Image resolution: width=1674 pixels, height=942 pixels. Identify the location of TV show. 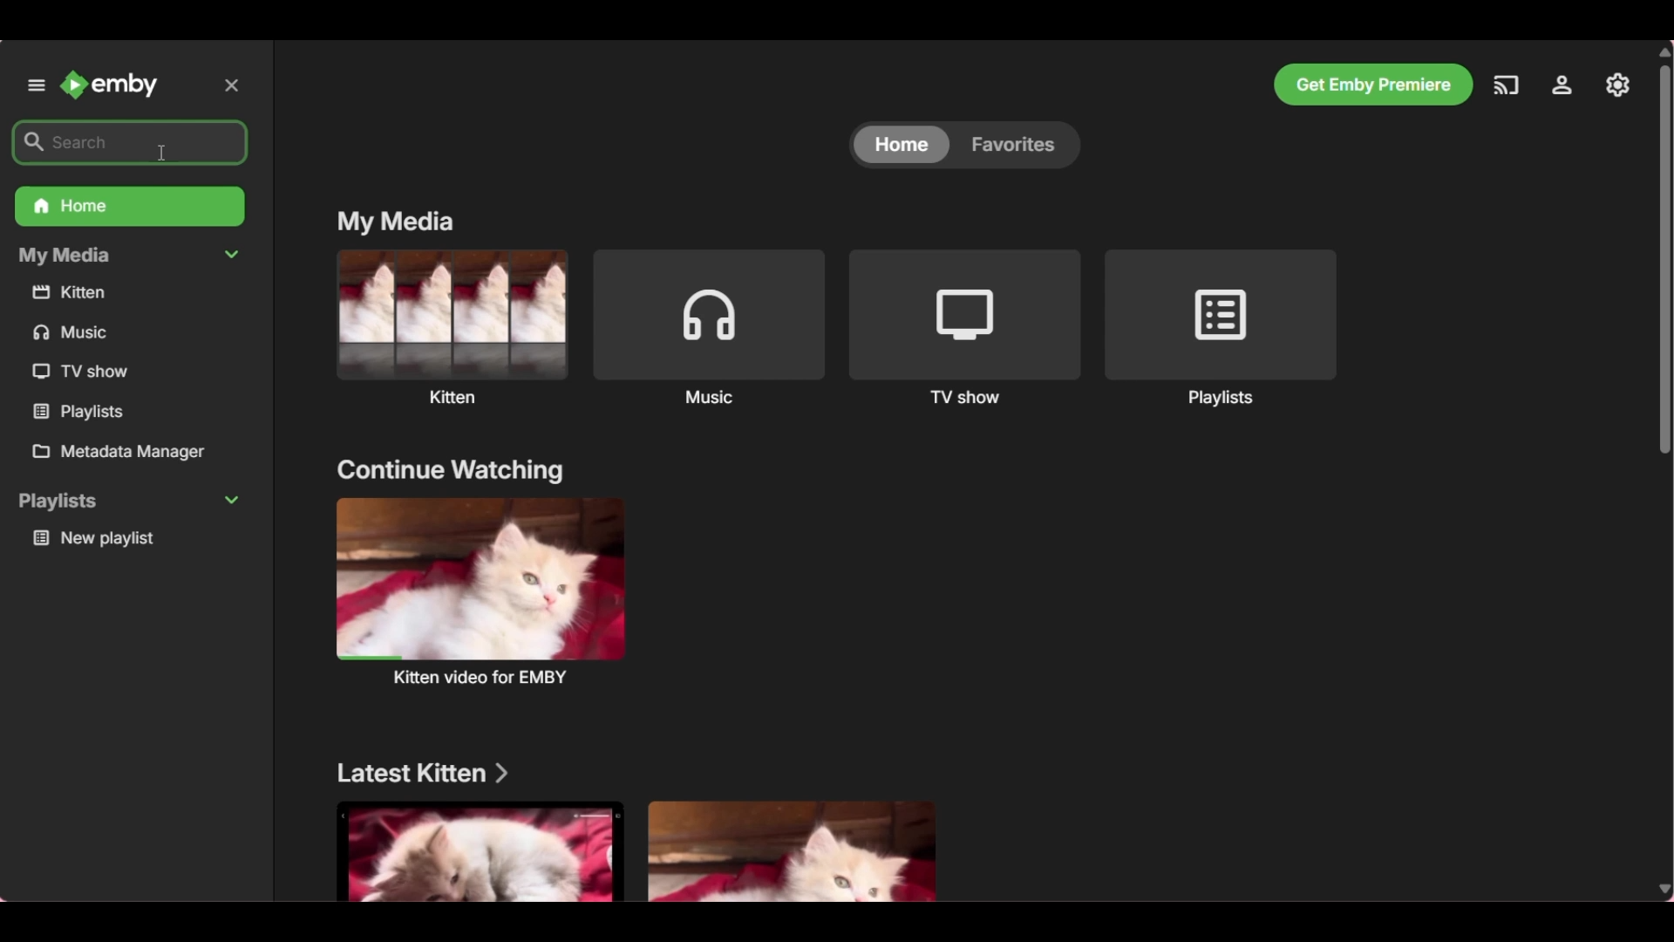
(88, 370).